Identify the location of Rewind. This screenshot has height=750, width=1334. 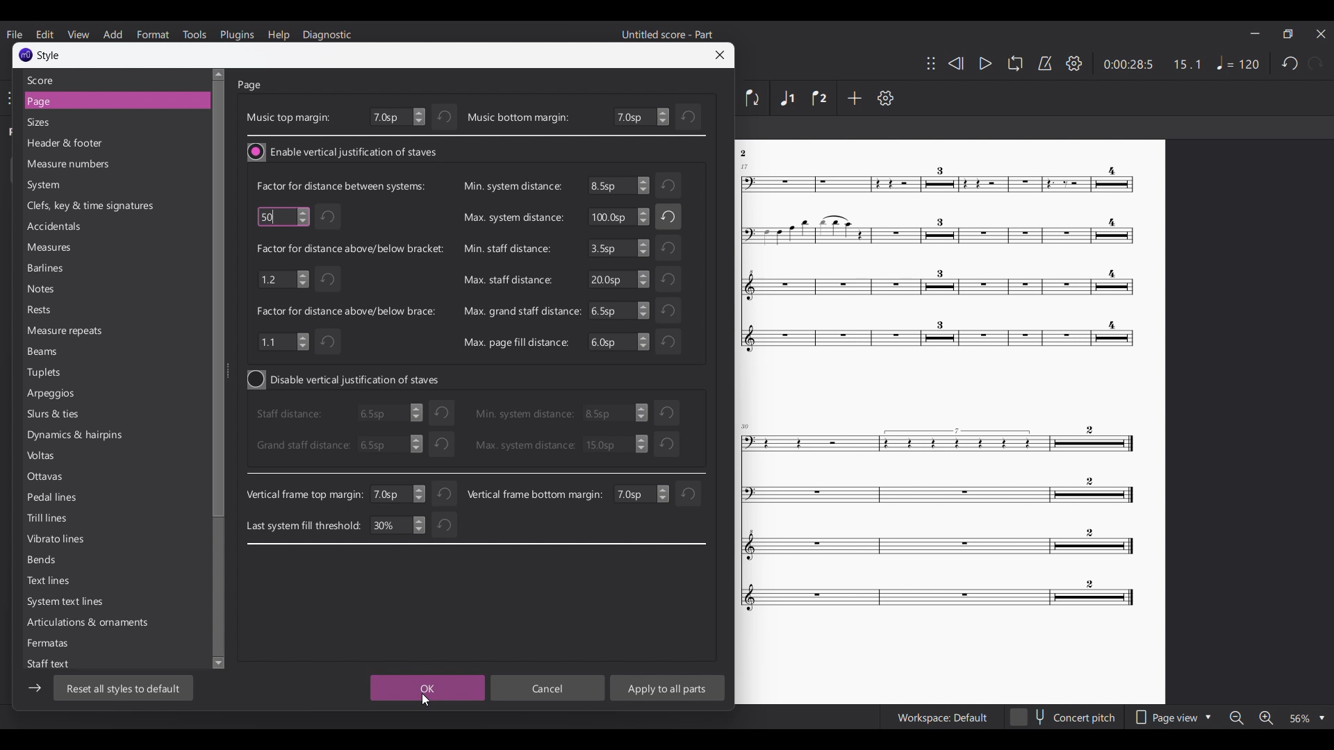
(956, 63).